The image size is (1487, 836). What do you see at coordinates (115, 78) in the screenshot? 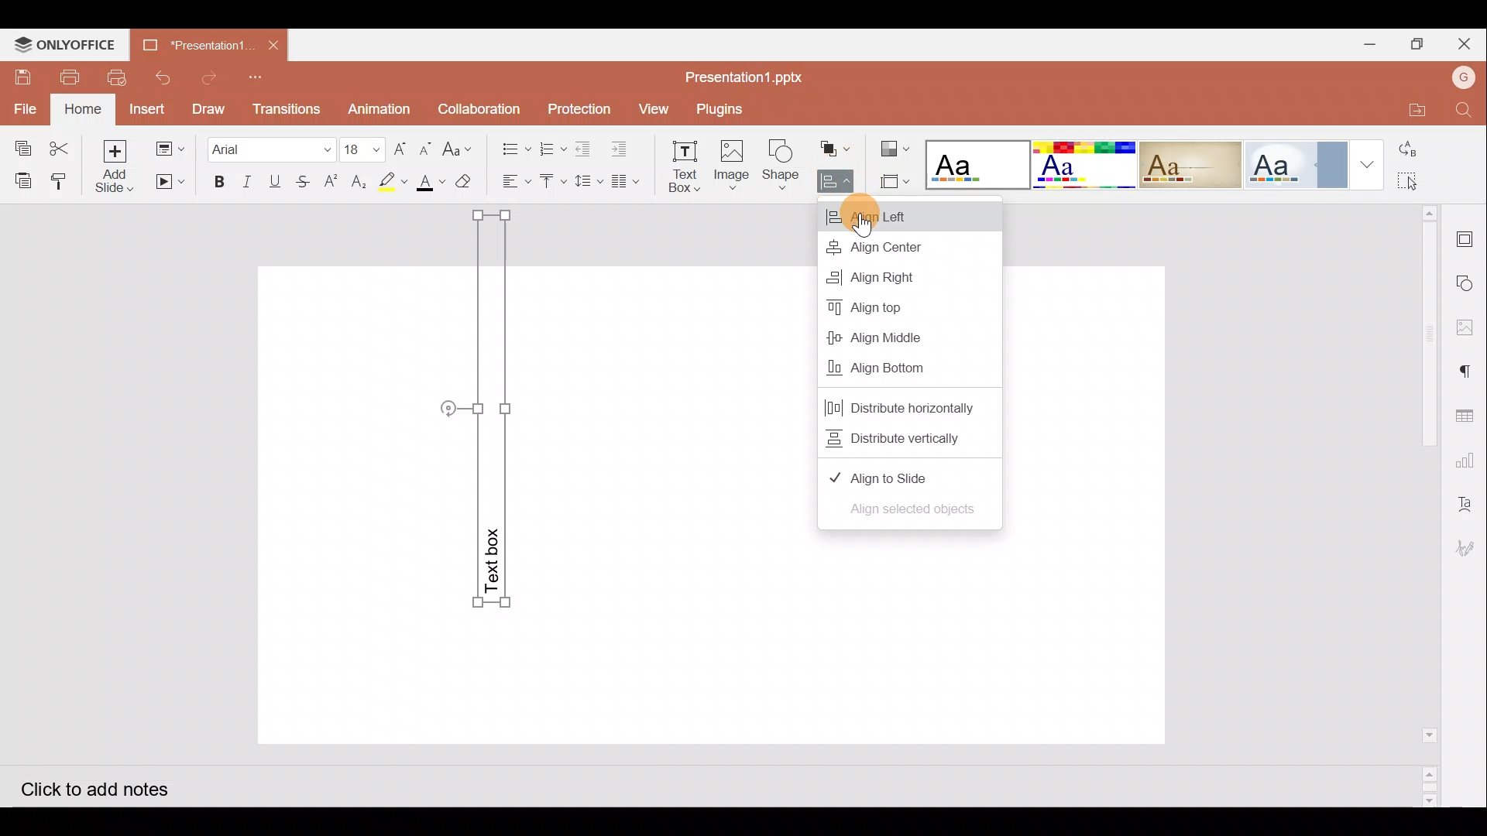
I see `Quick print` at bounding box center [115, 78].